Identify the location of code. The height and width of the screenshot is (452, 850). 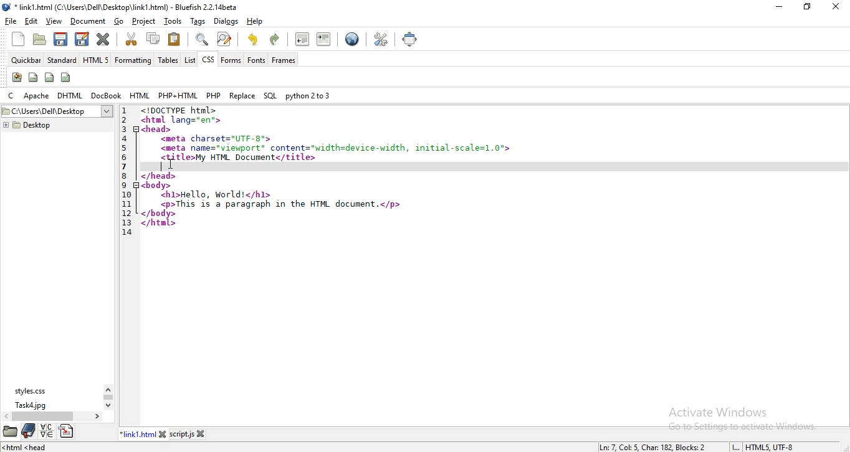
(328, 133).